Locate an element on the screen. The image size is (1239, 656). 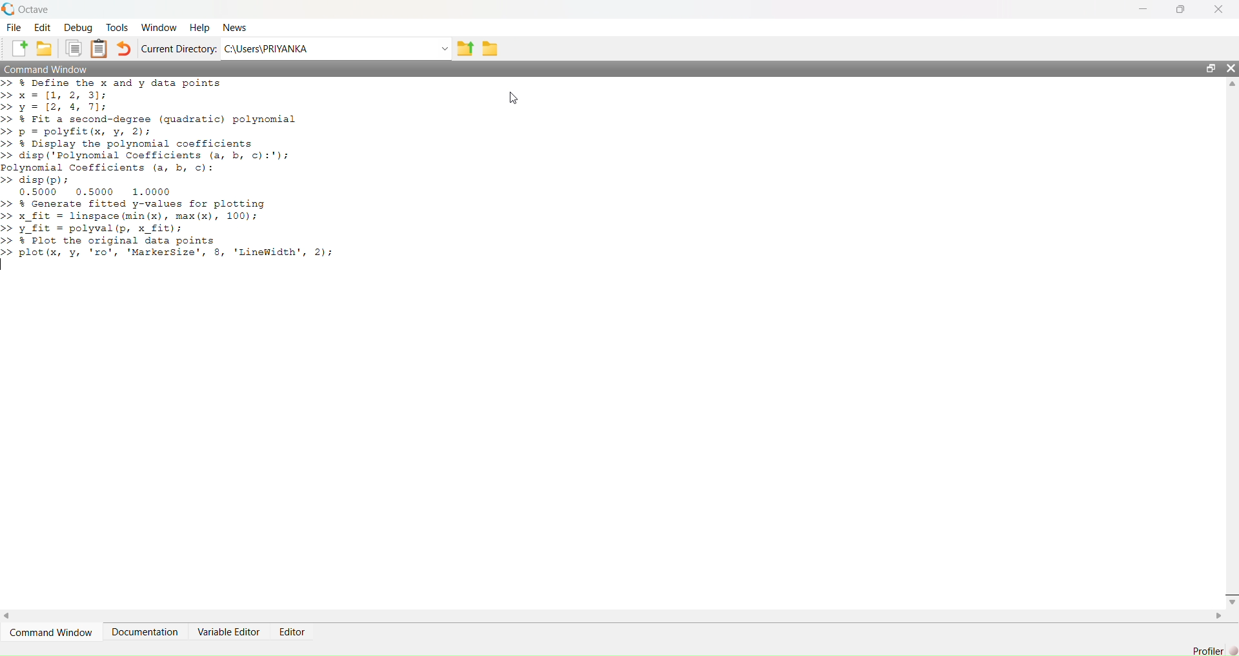
Undo is located at coordinates (125, 49).